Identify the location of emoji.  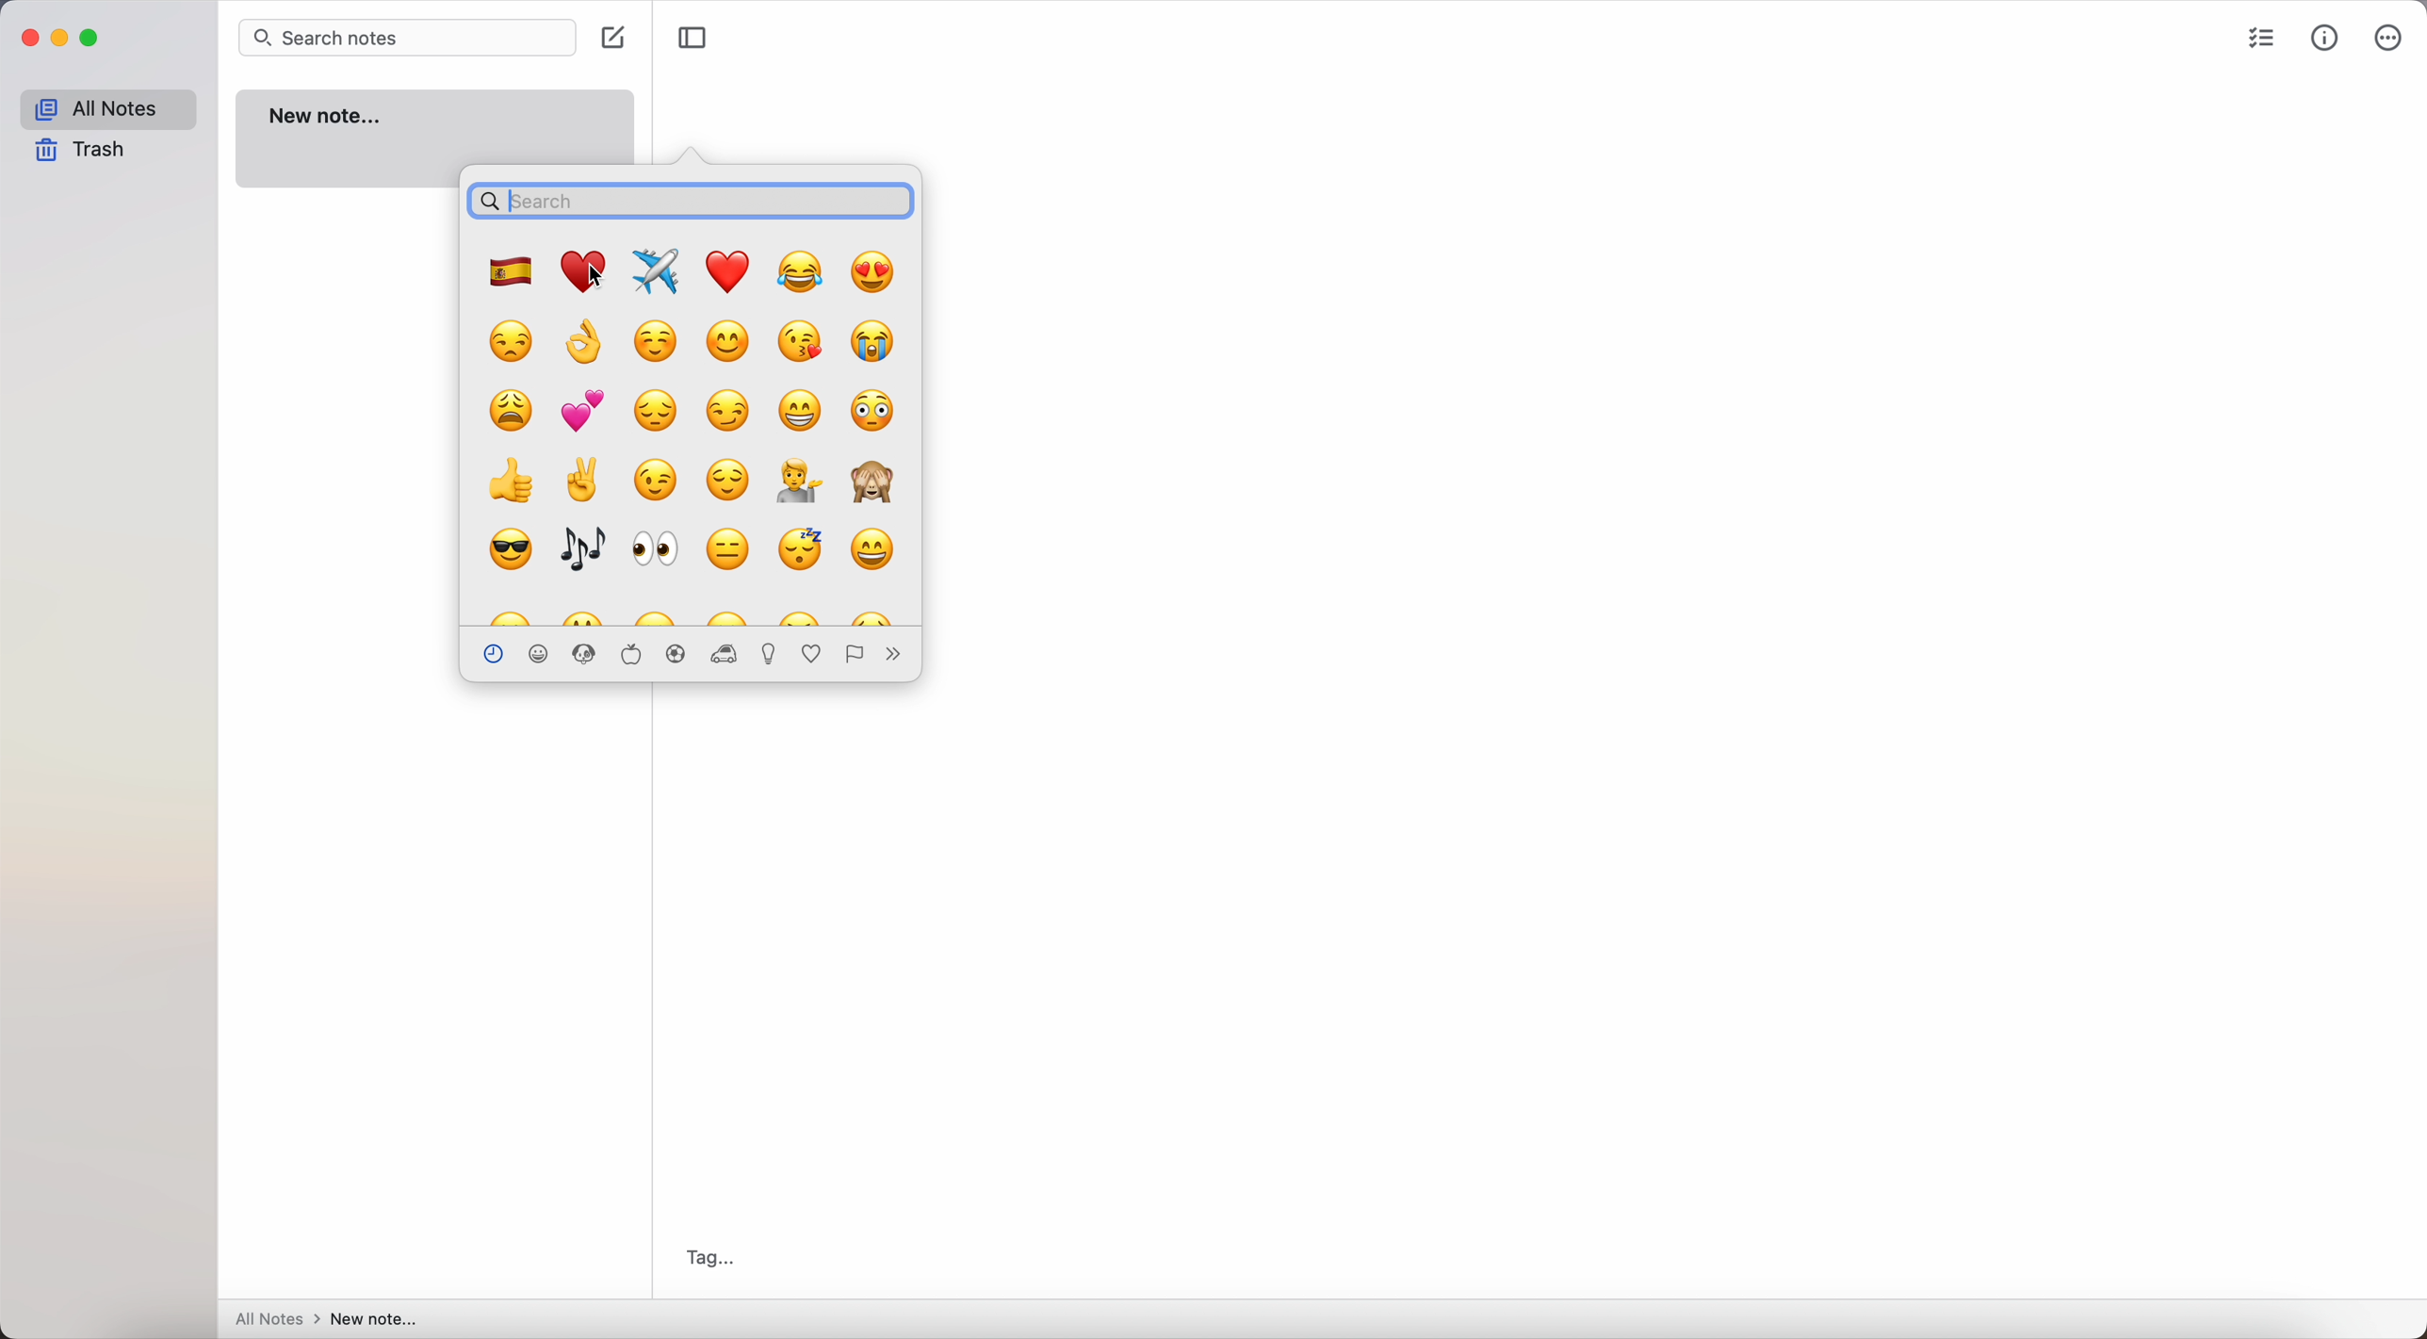
(584, 414).